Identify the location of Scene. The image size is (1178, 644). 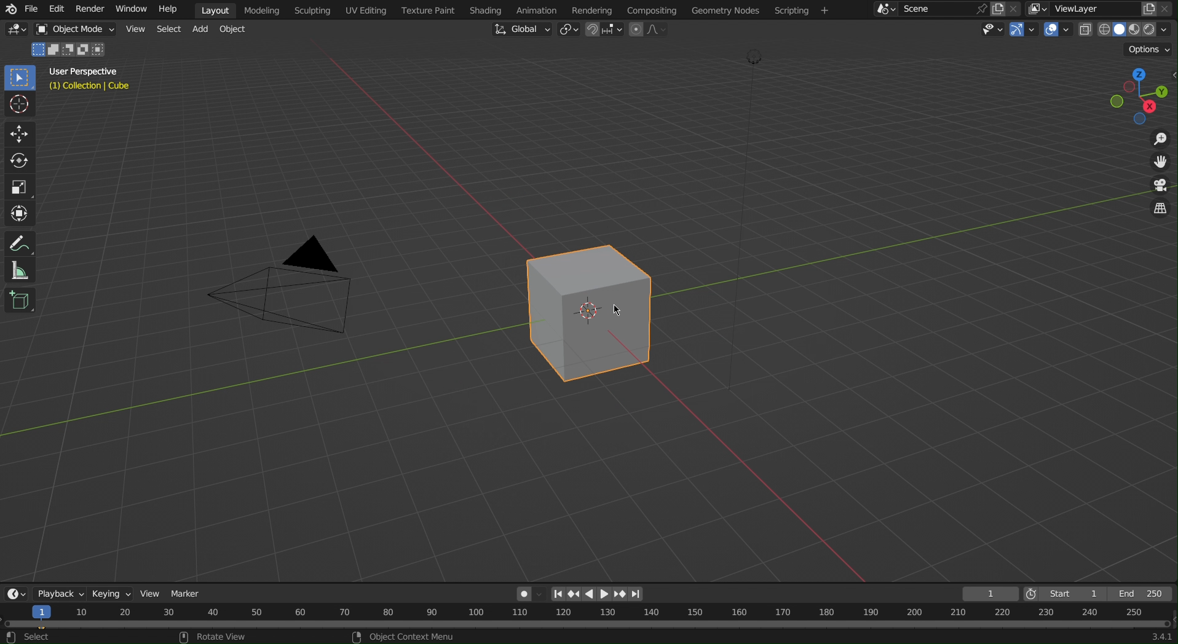
(1015, 9).